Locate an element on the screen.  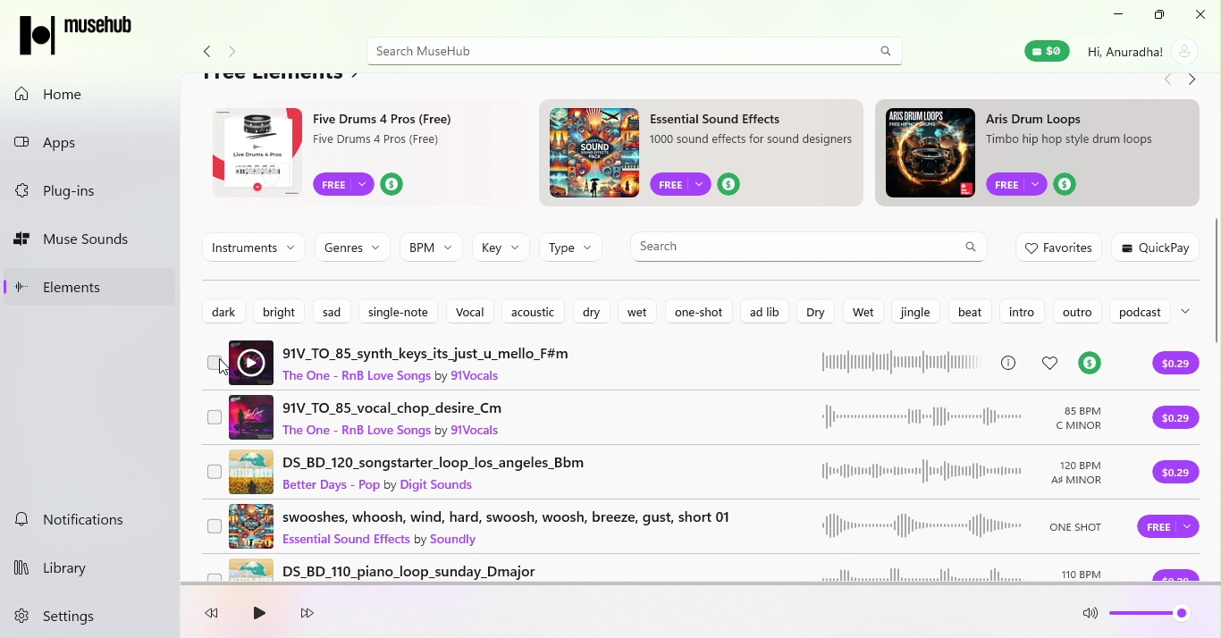
DS_BD_120_songstarter_loop_los_angeles_bbm is located at coordinates (675, 471).